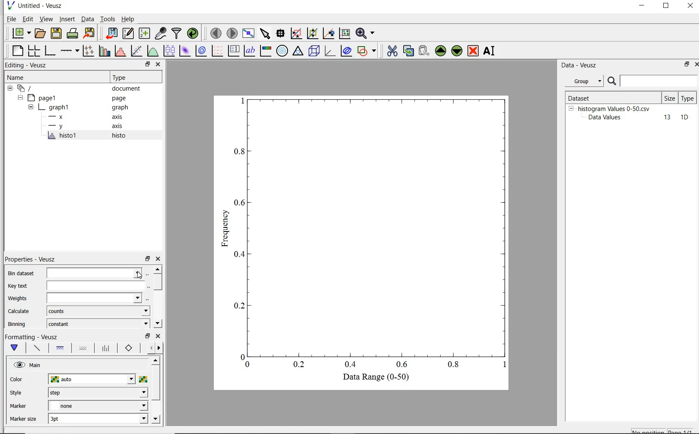  What do you see at coordinates (490, 51) in the screenshot?
I see `rename the selected widget` at bounding box center [490, 51].